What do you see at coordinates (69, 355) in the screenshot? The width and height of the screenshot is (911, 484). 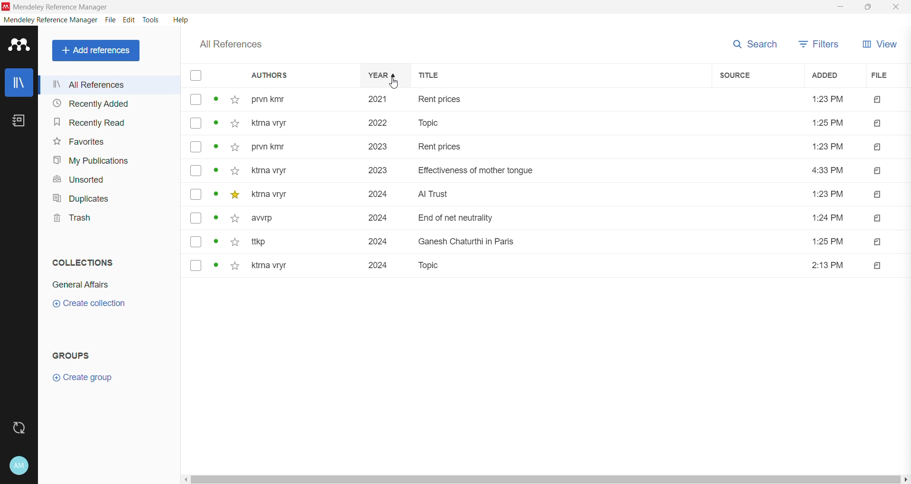 I see `Groups` at bounding box center [69, 355].